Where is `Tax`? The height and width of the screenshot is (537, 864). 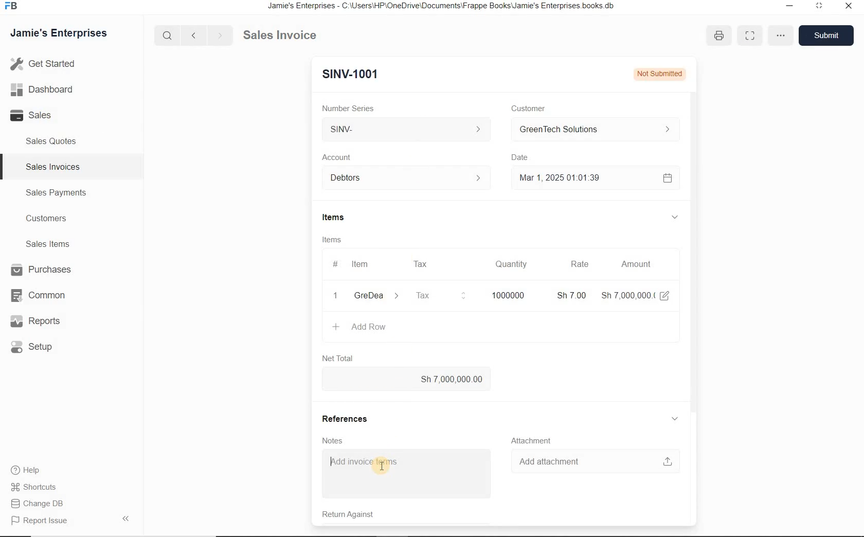 Tax is located at coordinates (440, 295).